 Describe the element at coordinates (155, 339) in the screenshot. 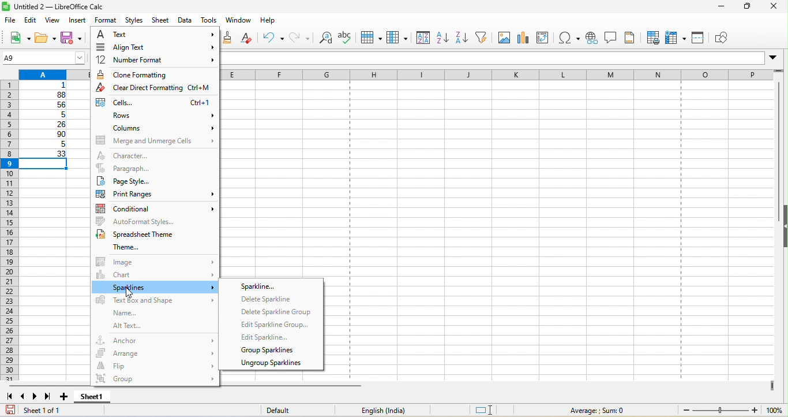

I see `anchor` at that location.